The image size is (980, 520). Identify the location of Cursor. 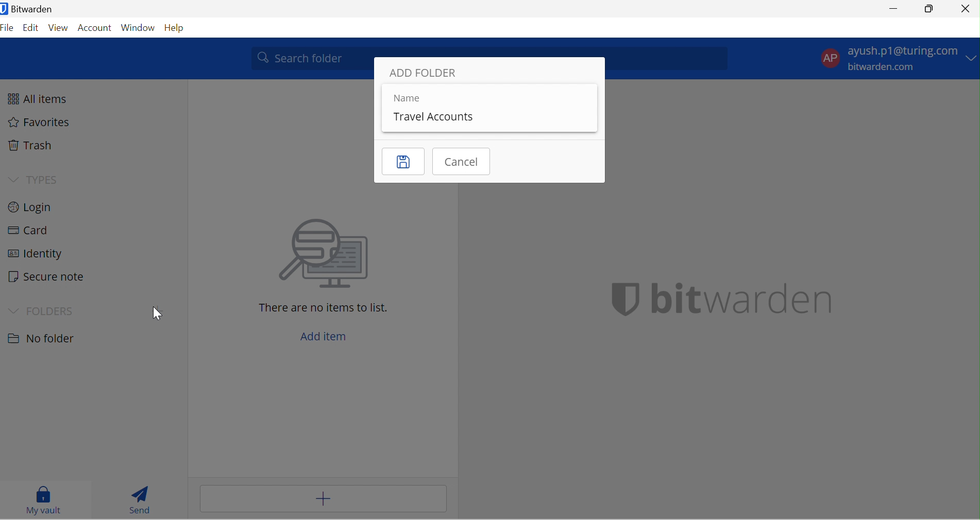
(157, 313).